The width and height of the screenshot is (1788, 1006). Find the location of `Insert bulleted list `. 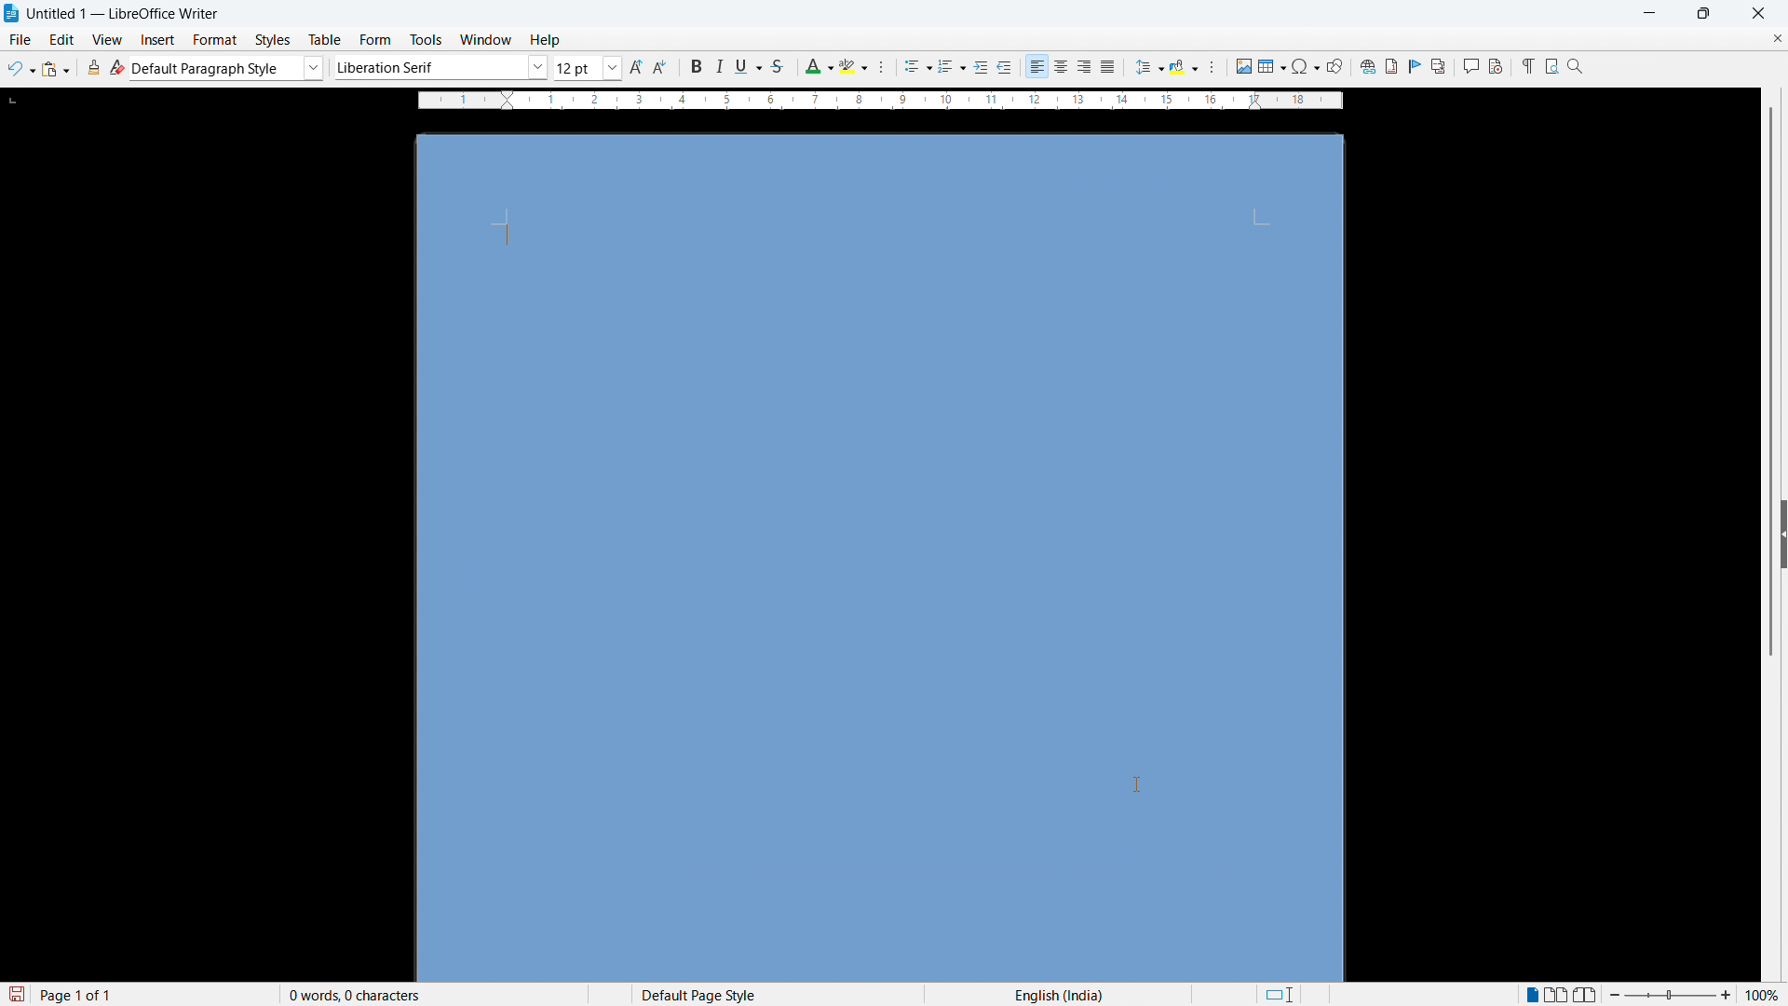

Insert bulleted list  is located at coordinates (918, 68).